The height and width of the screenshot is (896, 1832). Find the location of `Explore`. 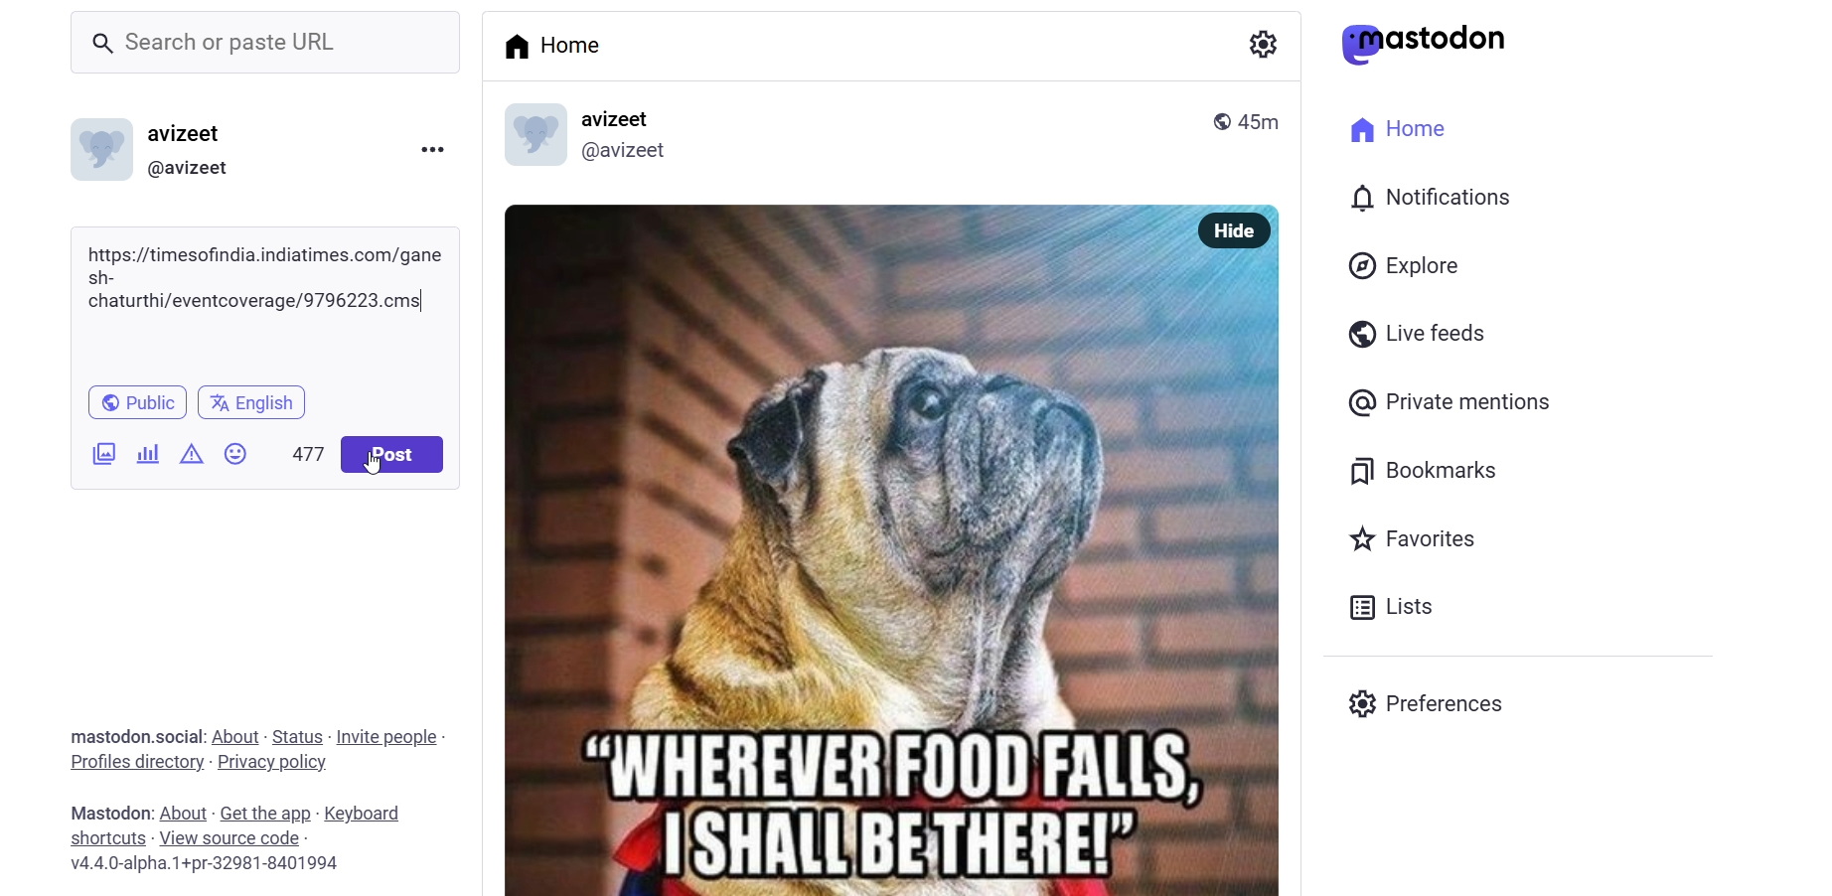

Explore is located at coordinates (1452, 266).